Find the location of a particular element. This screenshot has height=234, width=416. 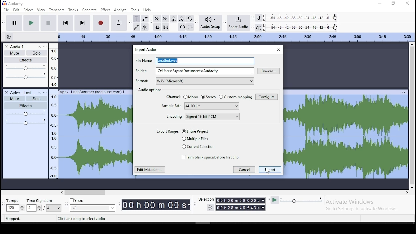

open menu is located at coordinates (46, 92).